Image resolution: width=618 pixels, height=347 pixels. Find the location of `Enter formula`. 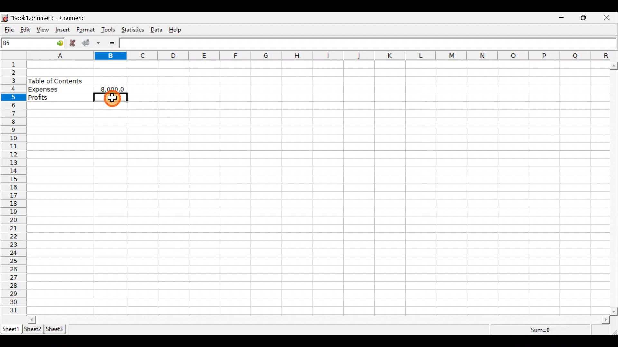

Enter formula is located at coordinates (116, 43).